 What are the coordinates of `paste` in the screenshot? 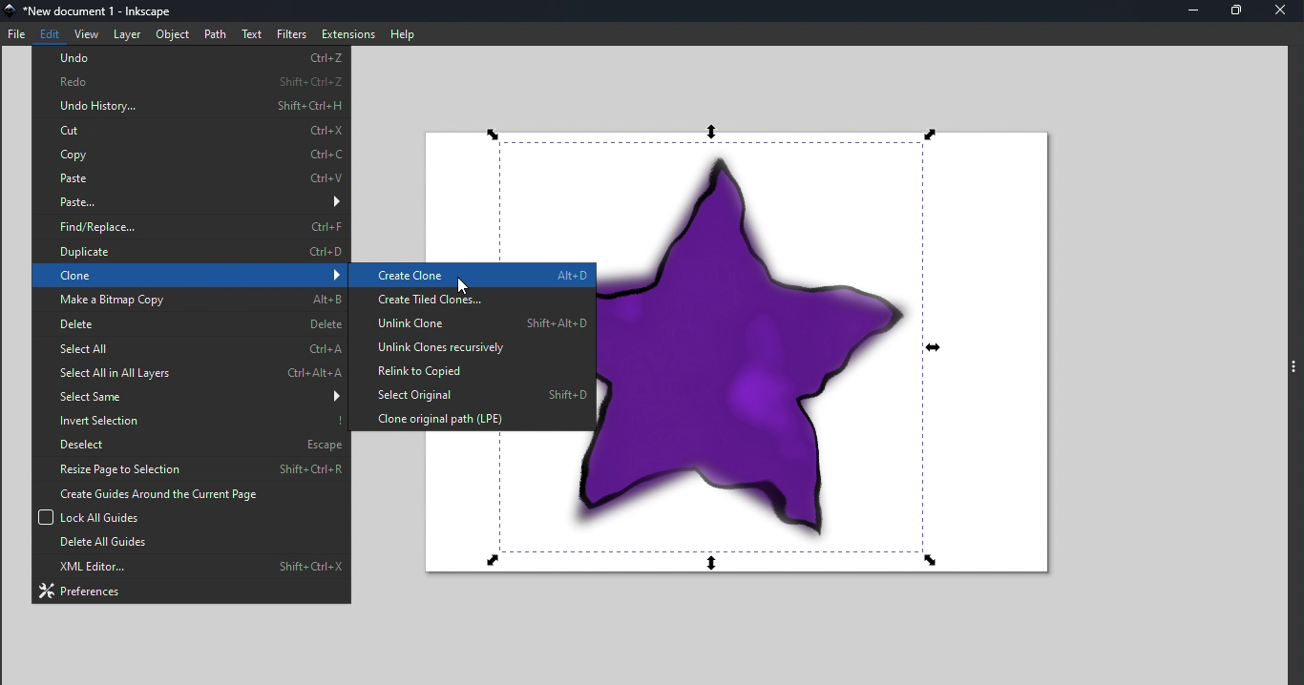 It's located at (190, 177).